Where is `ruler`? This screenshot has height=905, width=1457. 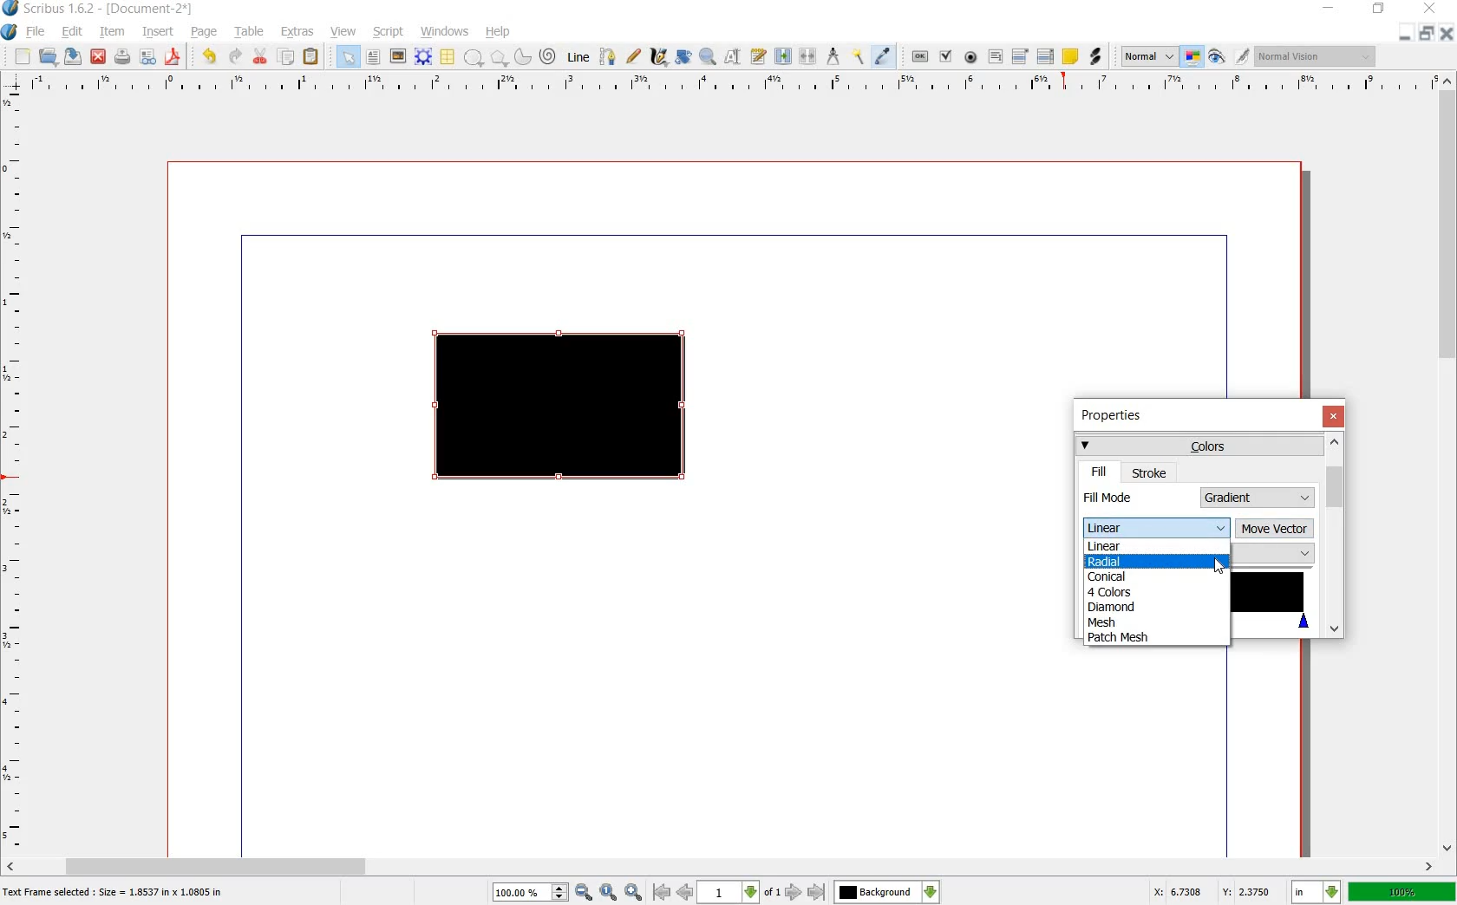
ruler is located at coordinates (15, 472).